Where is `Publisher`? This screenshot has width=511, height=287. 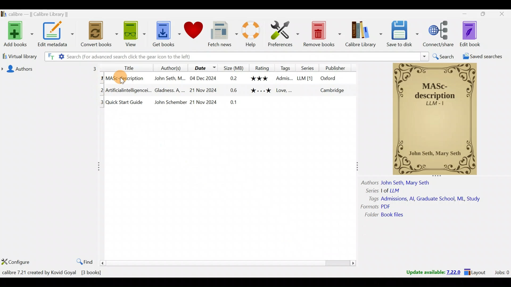
Publisher is located at coordinates (338, 67).